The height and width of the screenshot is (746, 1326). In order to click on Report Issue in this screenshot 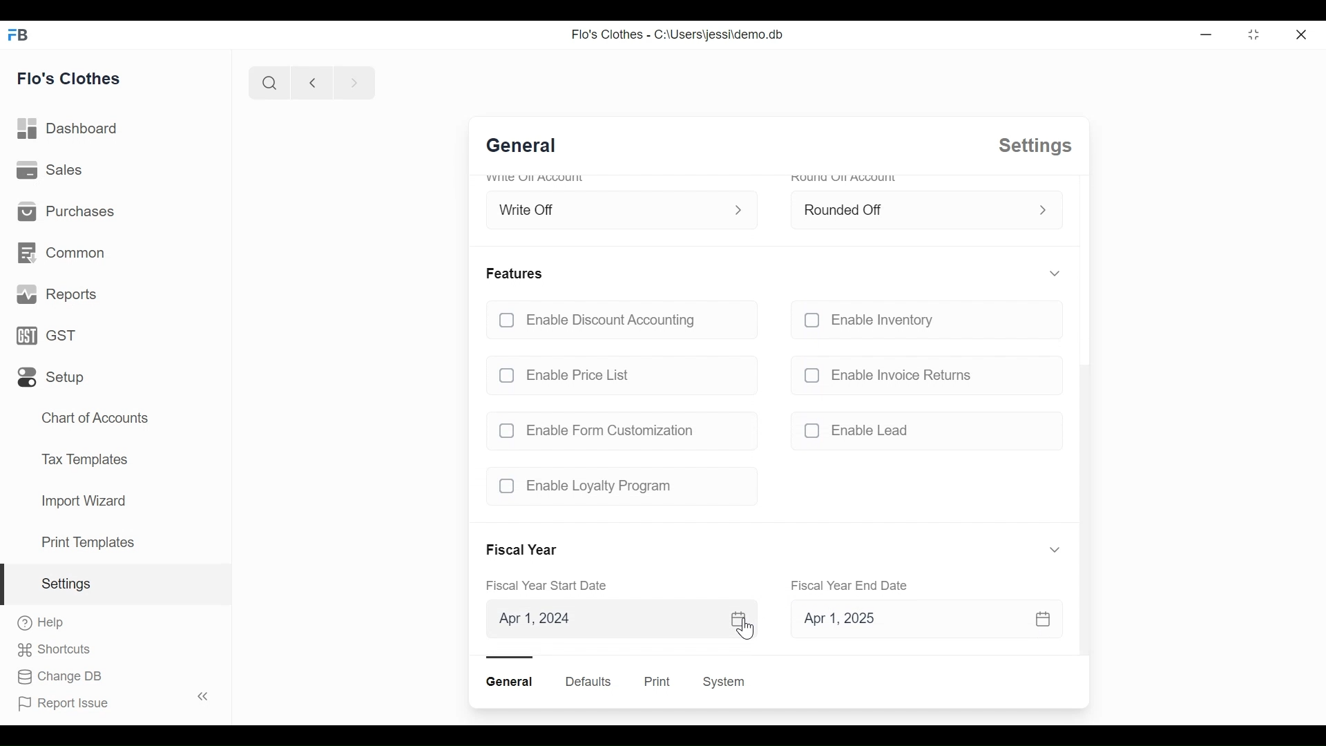, I will do `click(110, 700)`.